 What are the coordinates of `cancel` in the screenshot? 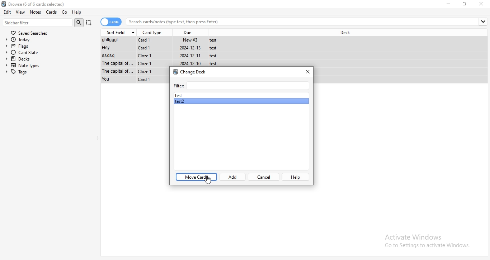 It's located at (264, 177).